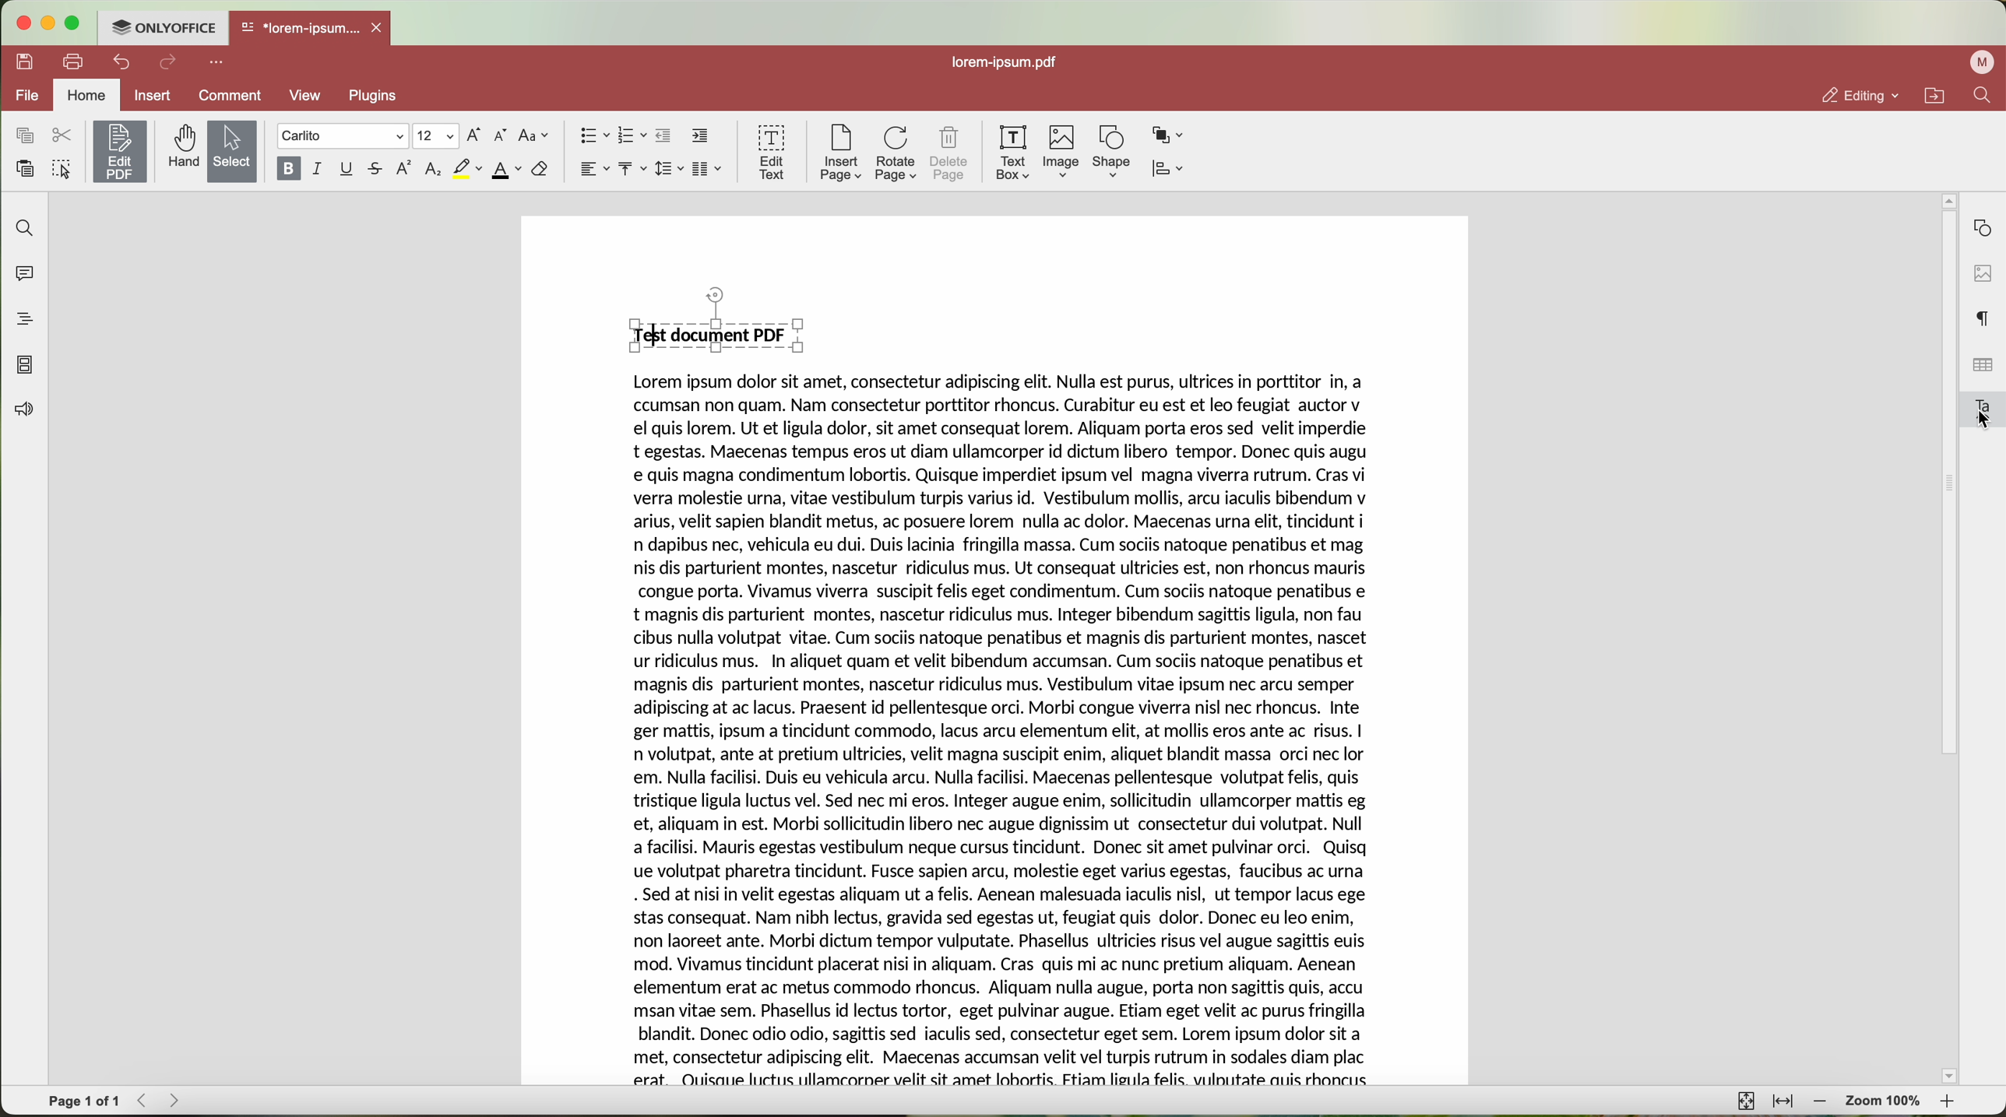 The image size is (2006, 1117). I want to click on superscript, so click(406, 170).